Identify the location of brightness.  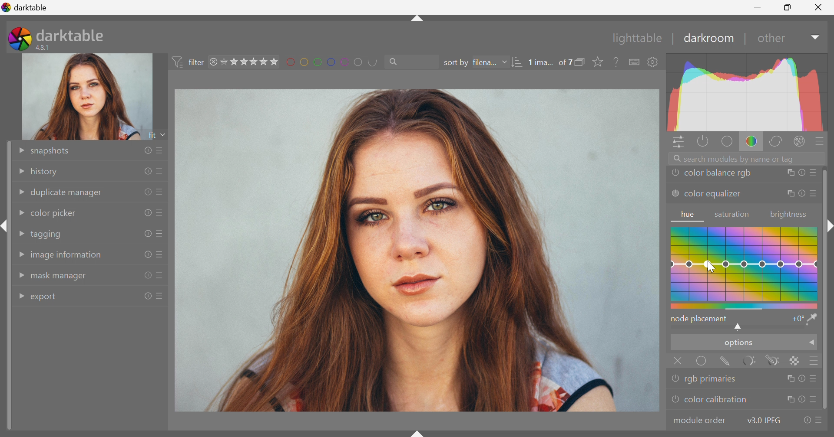
(788, 215).